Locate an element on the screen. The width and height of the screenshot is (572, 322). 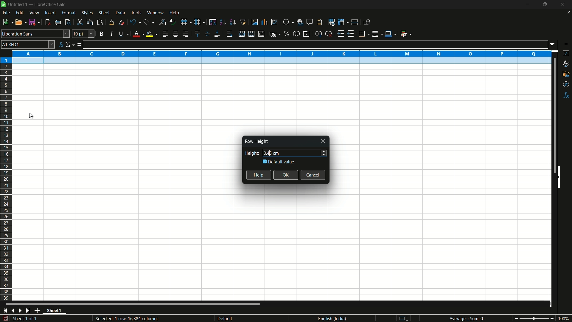
auto filter is located at coordinates (243, 22).